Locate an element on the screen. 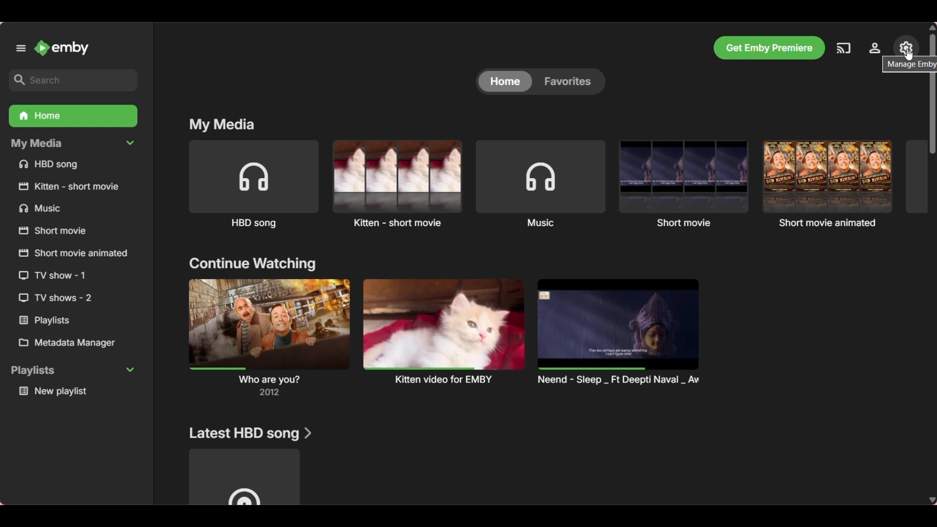 The image size is (937, 527). Media under Playlists is located at coordinates (71, 392).